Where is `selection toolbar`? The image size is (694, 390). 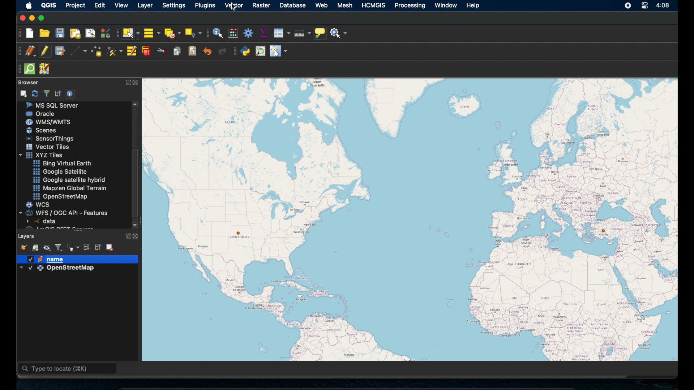 selection toolbar is located at coordinates (116, 34).